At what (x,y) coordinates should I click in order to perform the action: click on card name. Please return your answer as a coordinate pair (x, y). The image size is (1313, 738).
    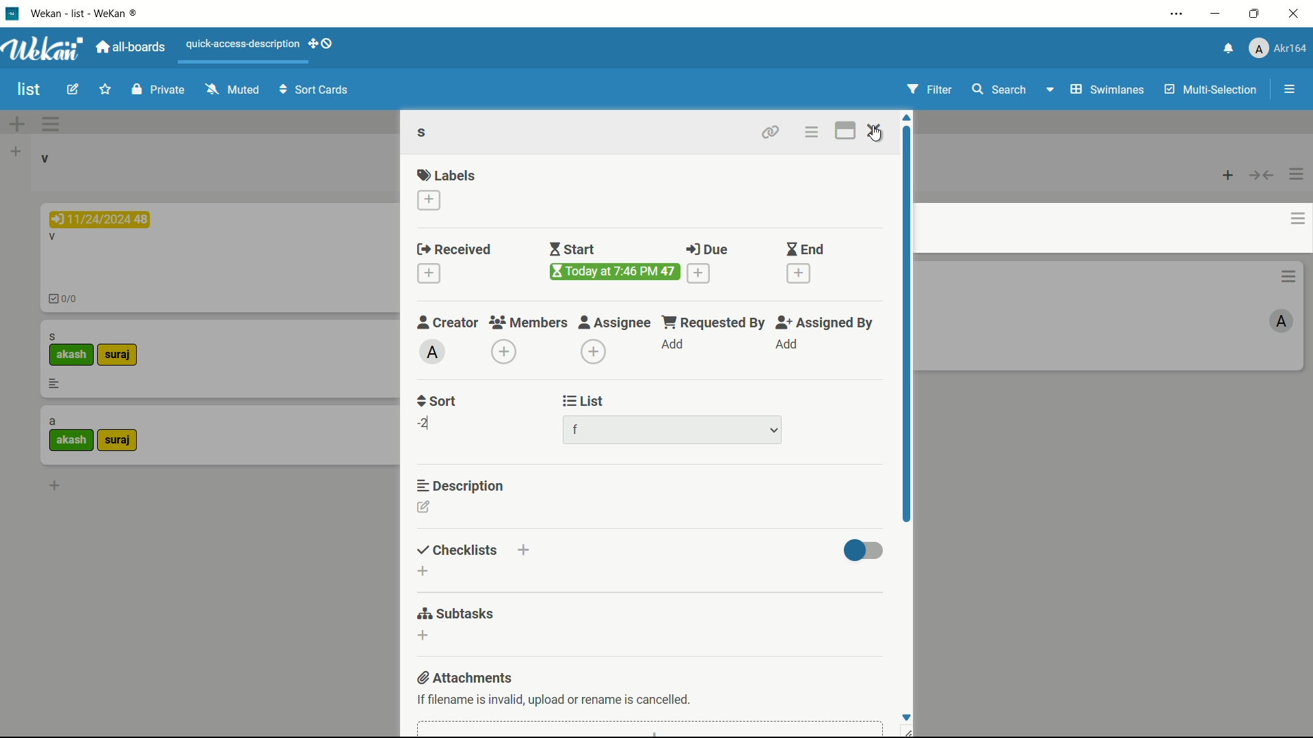
    Looking at the image, I should click on (53, 238).